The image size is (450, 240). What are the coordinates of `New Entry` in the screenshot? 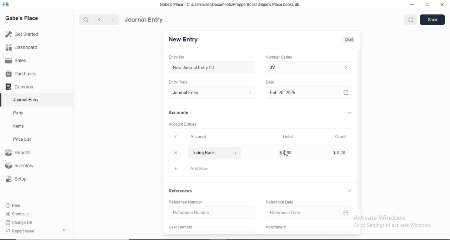 It's located at (183, 40).